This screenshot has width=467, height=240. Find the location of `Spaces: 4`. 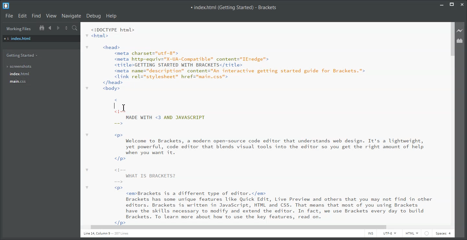

Spaces: 4 is located at coordinates (443, 234).